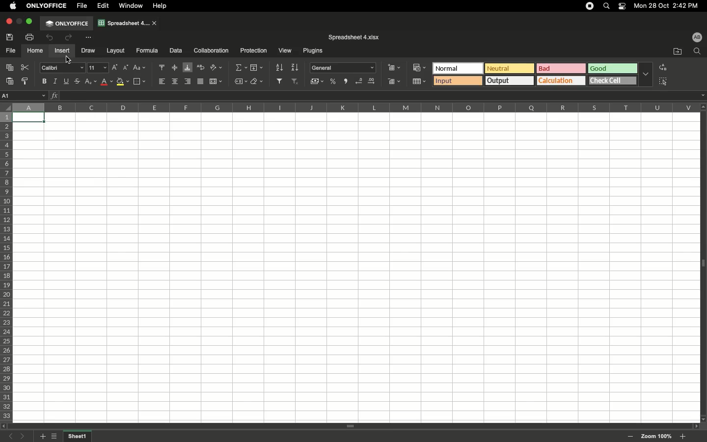 The image size is (707, 442). Describe the element at coordinates (421, 82) in the screenshot. I see `Format as table template` at that location.